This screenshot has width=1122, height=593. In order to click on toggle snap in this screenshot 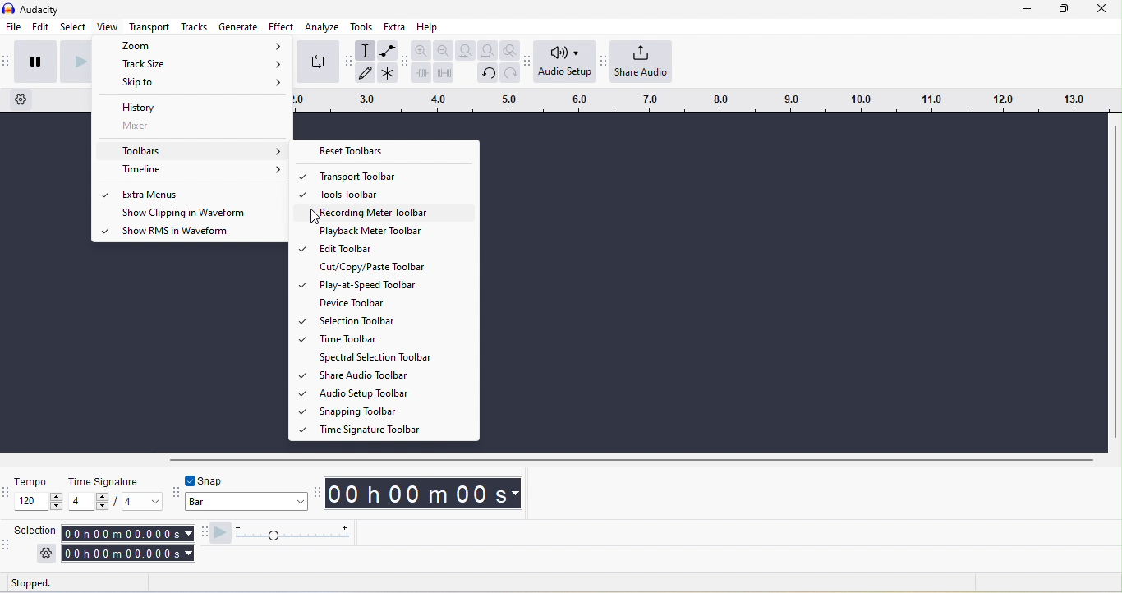, I will do `click(205, 480)`.